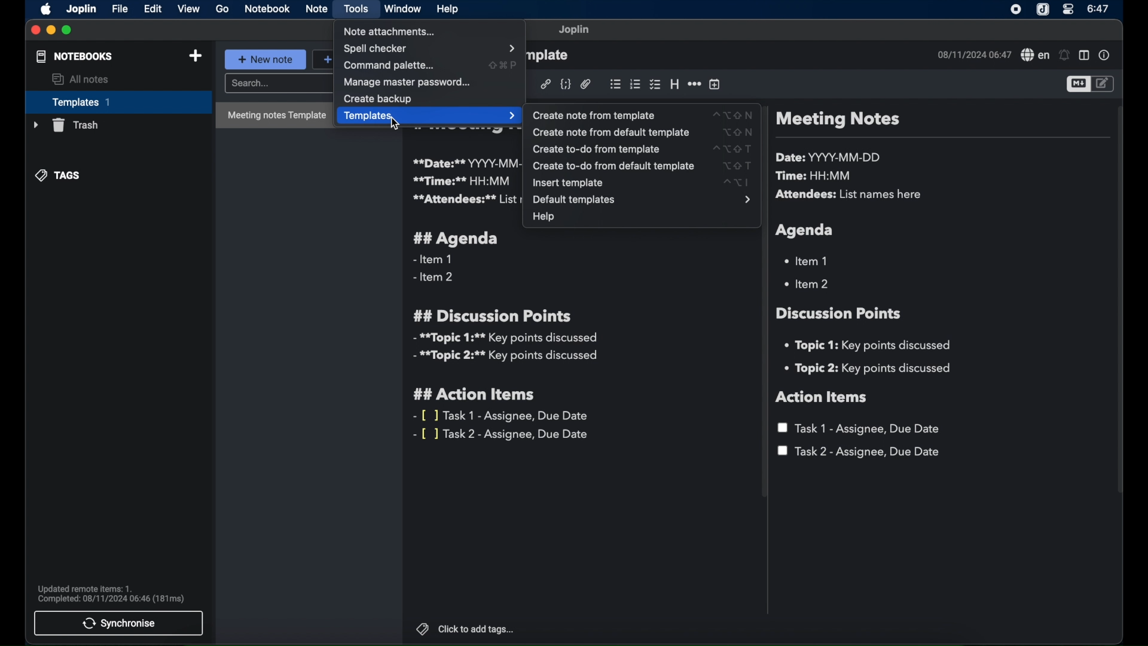 The width and height of the screenshot is (1148, 646). I want to click on meeting notes template , so click(273, 116).